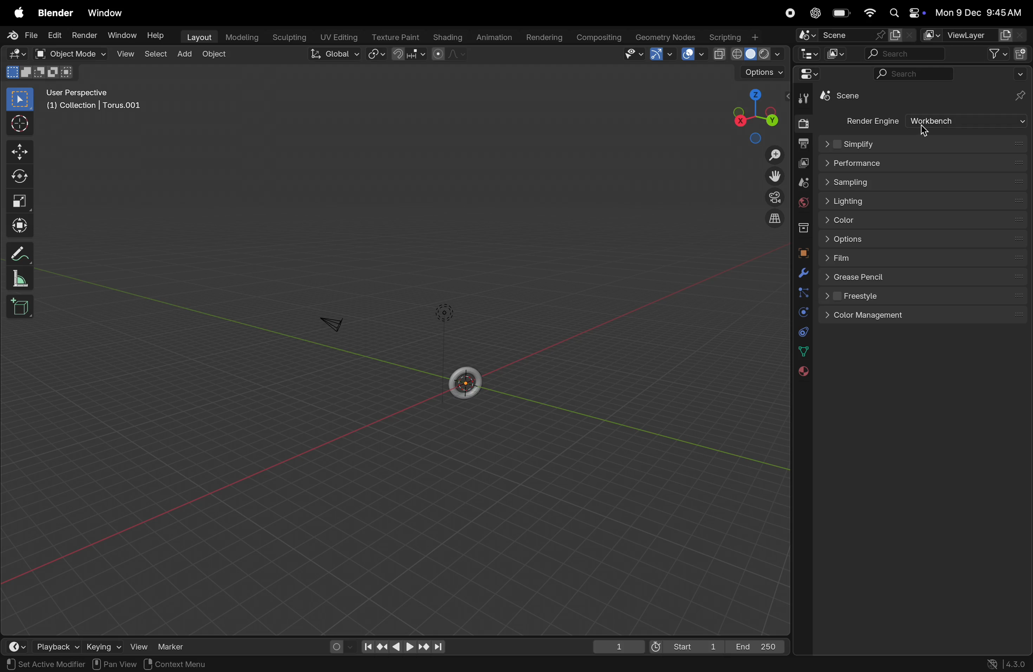 The width and height of the screenshot is (1033, 672). Describe the element at coordinates (802, 253) in the screenshot. I see `object` at that location.